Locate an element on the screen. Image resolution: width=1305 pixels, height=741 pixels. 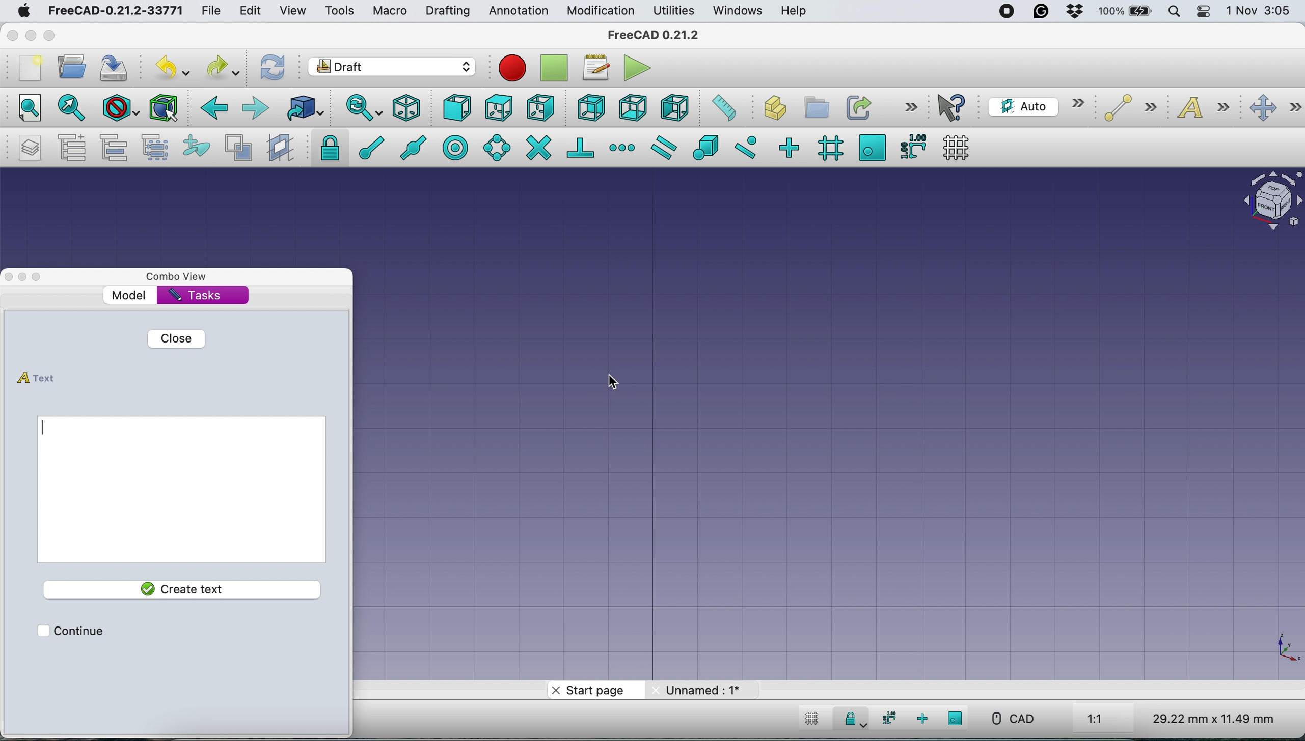
help is located at coordinates (792, 12).